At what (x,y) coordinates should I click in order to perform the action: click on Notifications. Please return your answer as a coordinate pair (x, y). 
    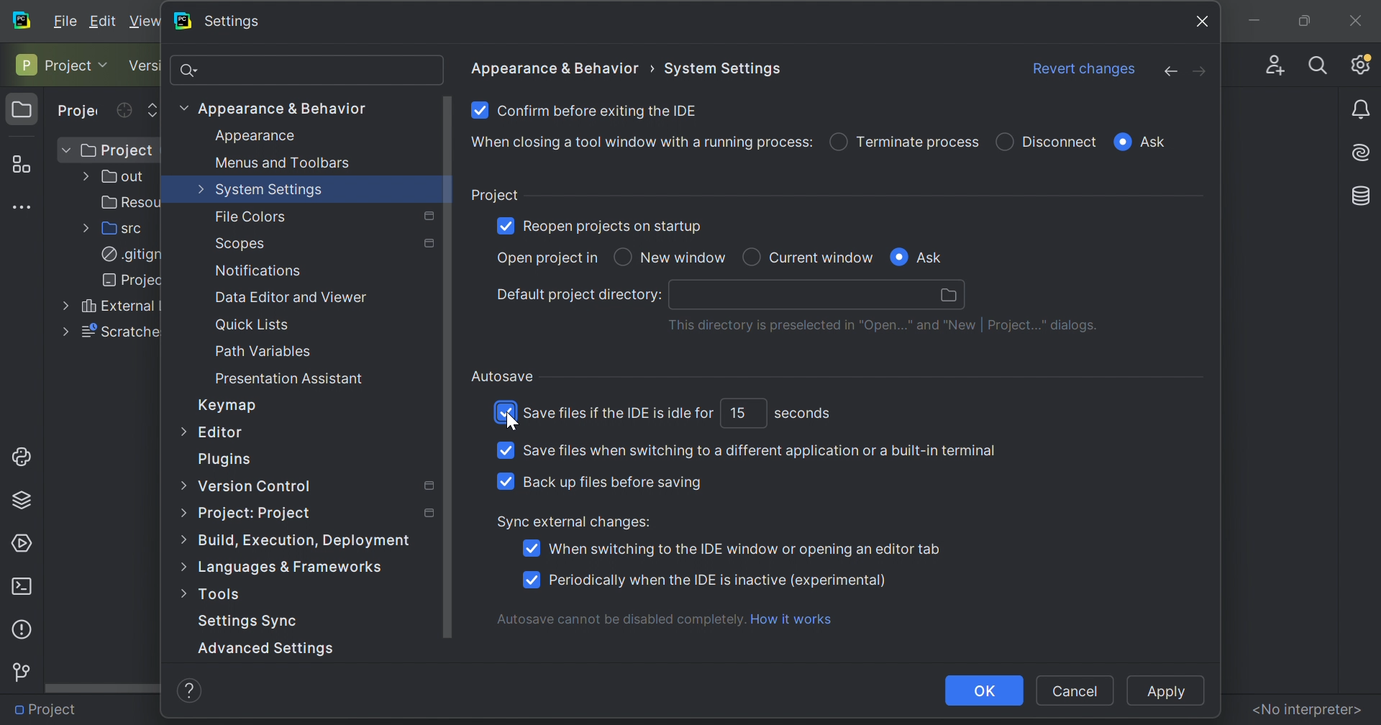
    Looking at the image, I should click on (1363, 111).